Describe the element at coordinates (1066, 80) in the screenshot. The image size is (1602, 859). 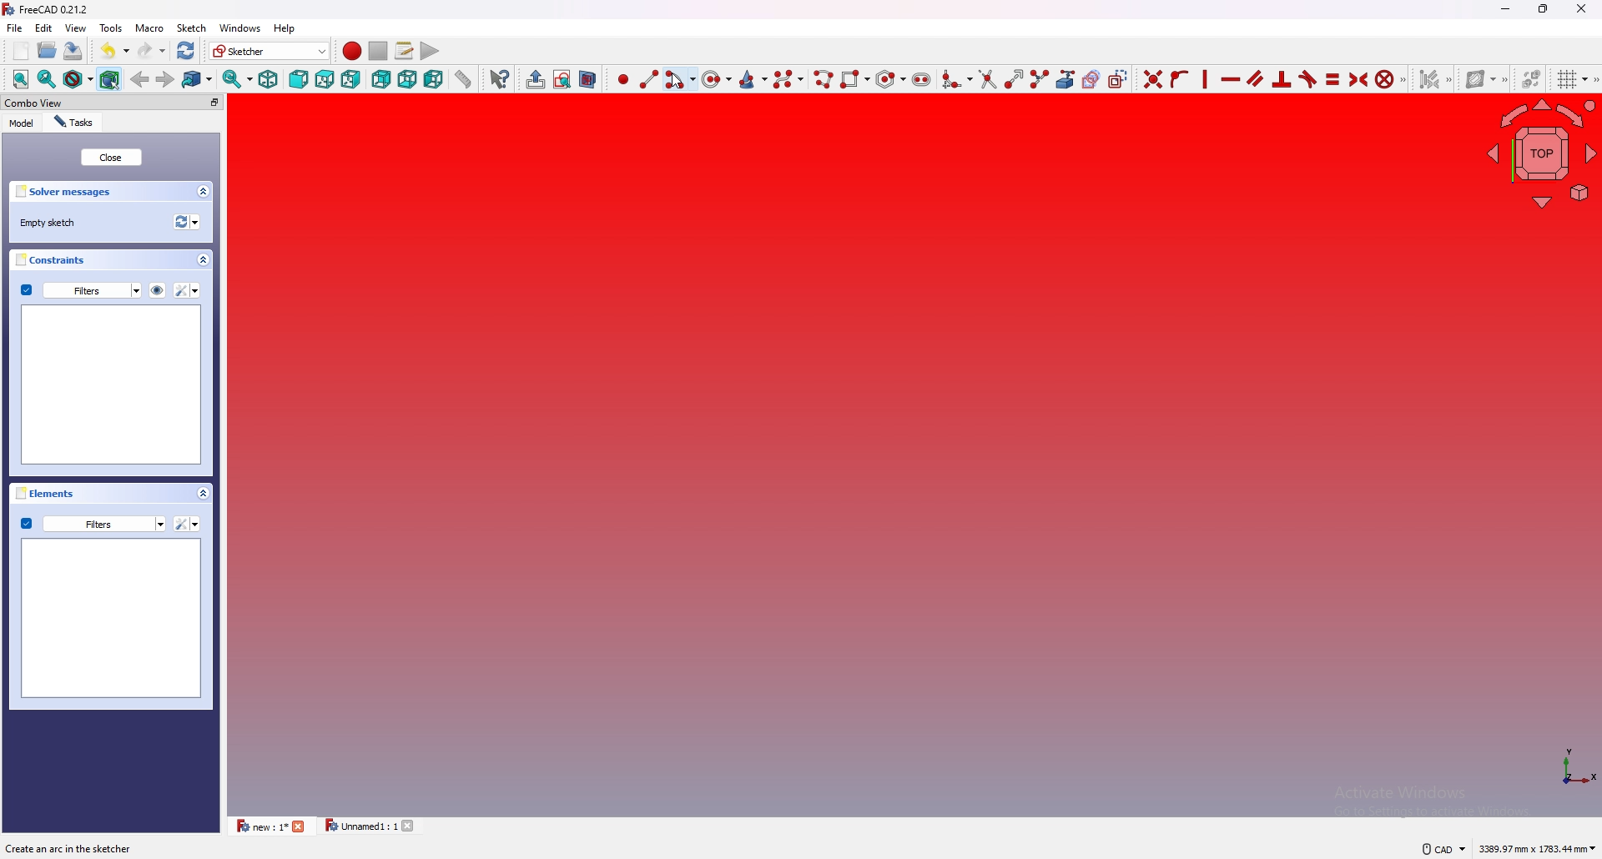
I see `create external geometry` at that location.